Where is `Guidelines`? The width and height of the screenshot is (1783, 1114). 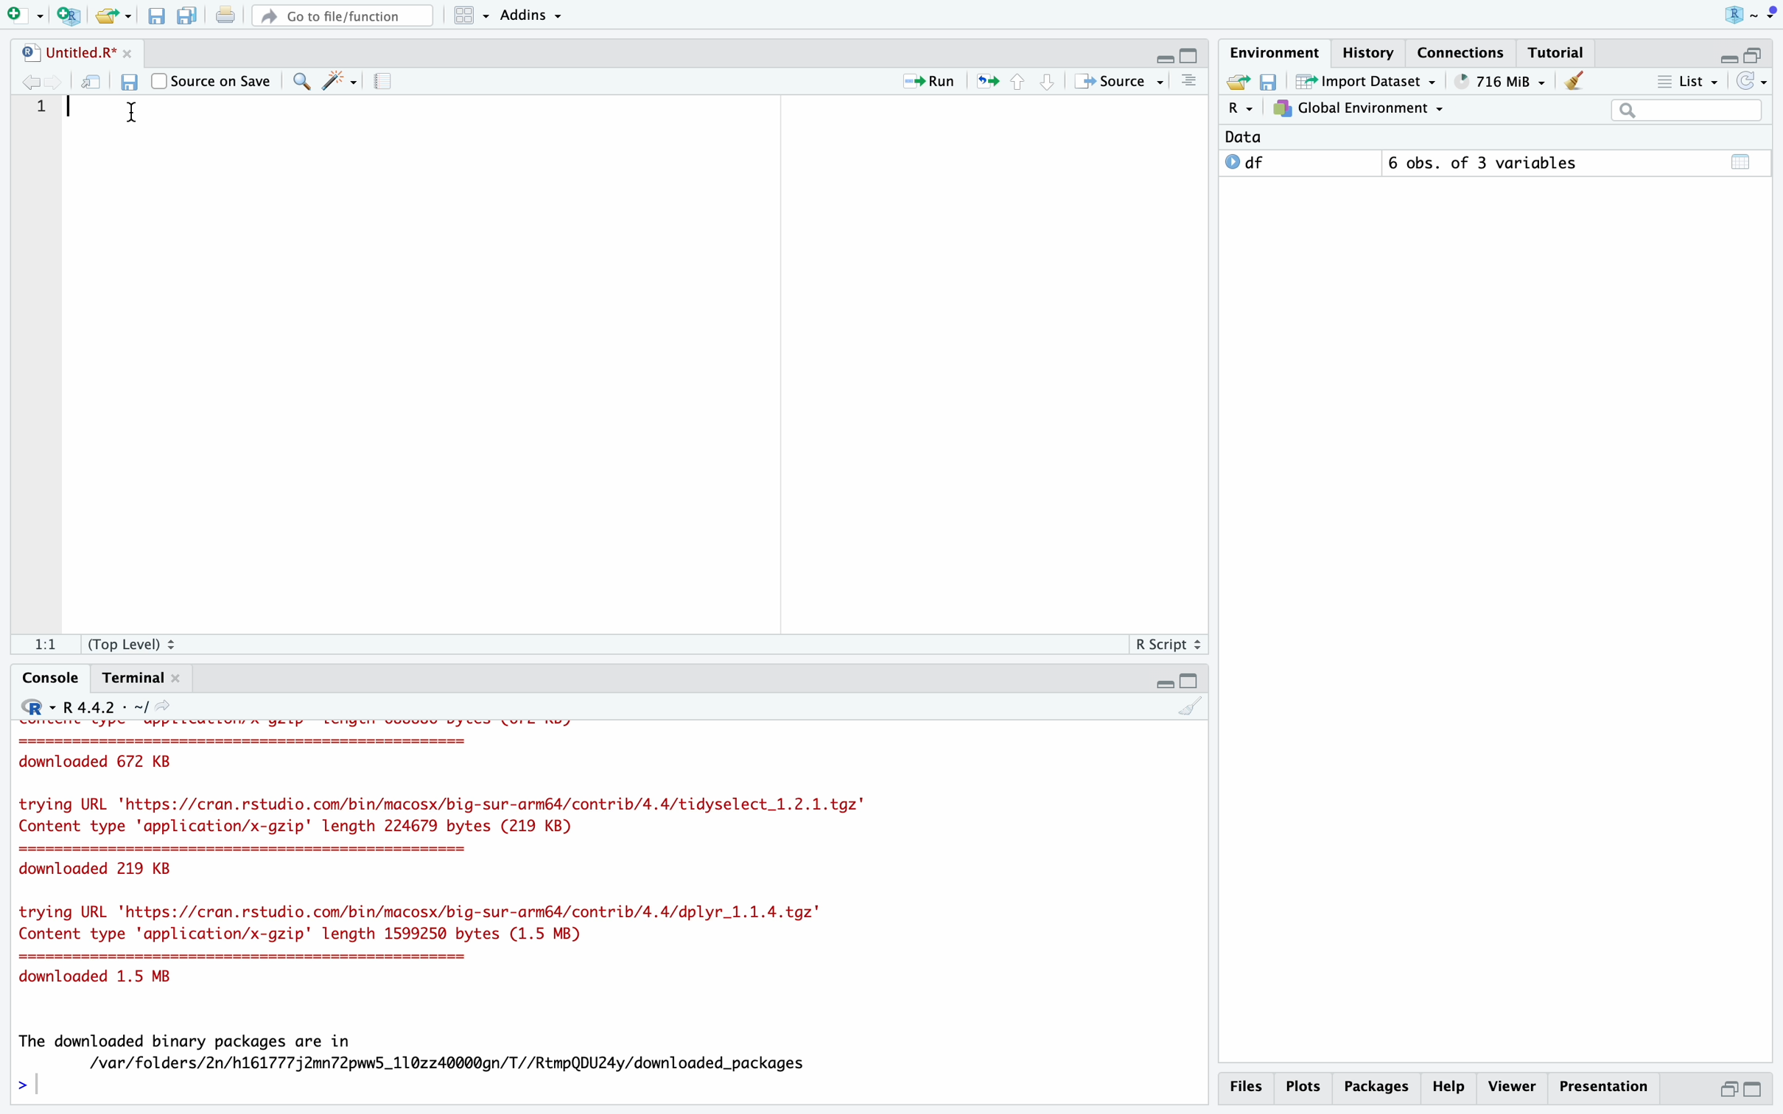 Guidelines is located at coordinates (388, 82).